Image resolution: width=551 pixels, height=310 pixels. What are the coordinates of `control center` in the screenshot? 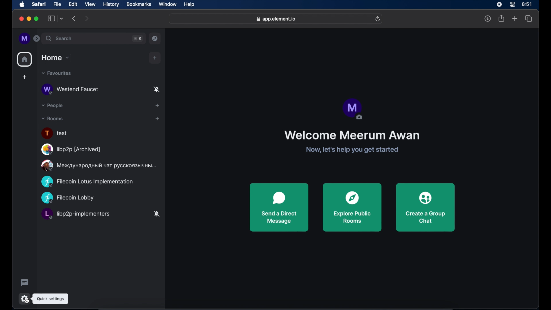 It's located at (511, 4).